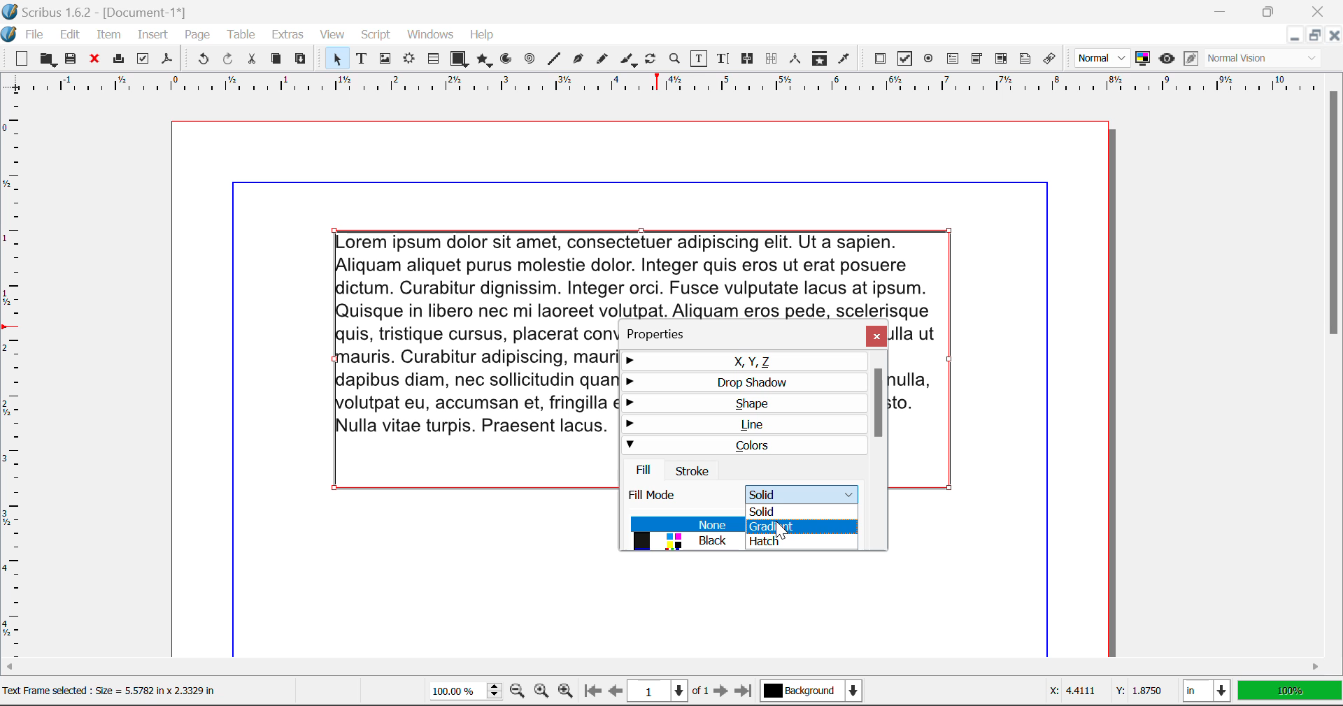  I want to click on X, Y, Z, so click(744, 361).